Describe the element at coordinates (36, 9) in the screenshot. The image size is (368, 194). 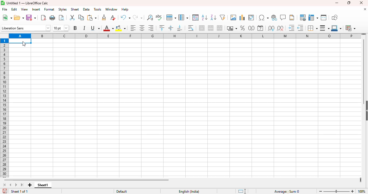
I see `insert` at that location.